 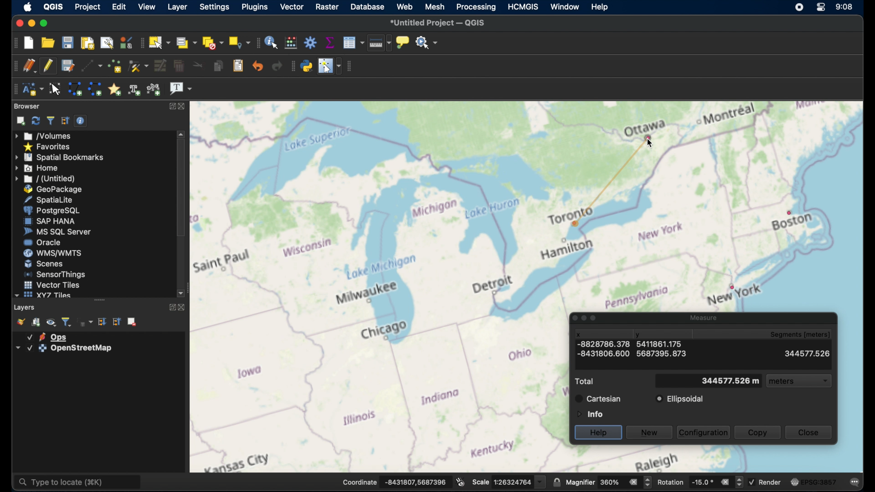 I want to click on sap hana, so click(x=50, y=221).